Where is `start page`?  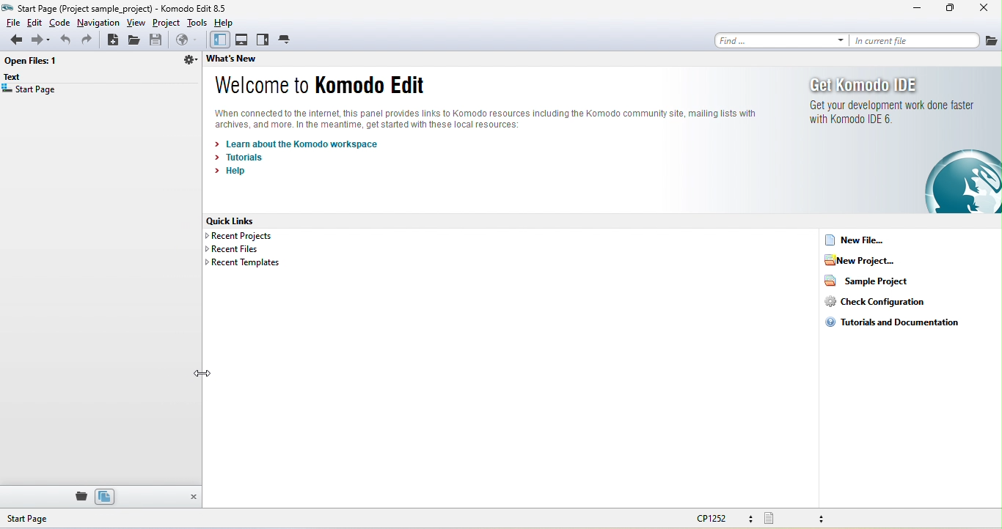 start page is located at coordinates (30, 92).